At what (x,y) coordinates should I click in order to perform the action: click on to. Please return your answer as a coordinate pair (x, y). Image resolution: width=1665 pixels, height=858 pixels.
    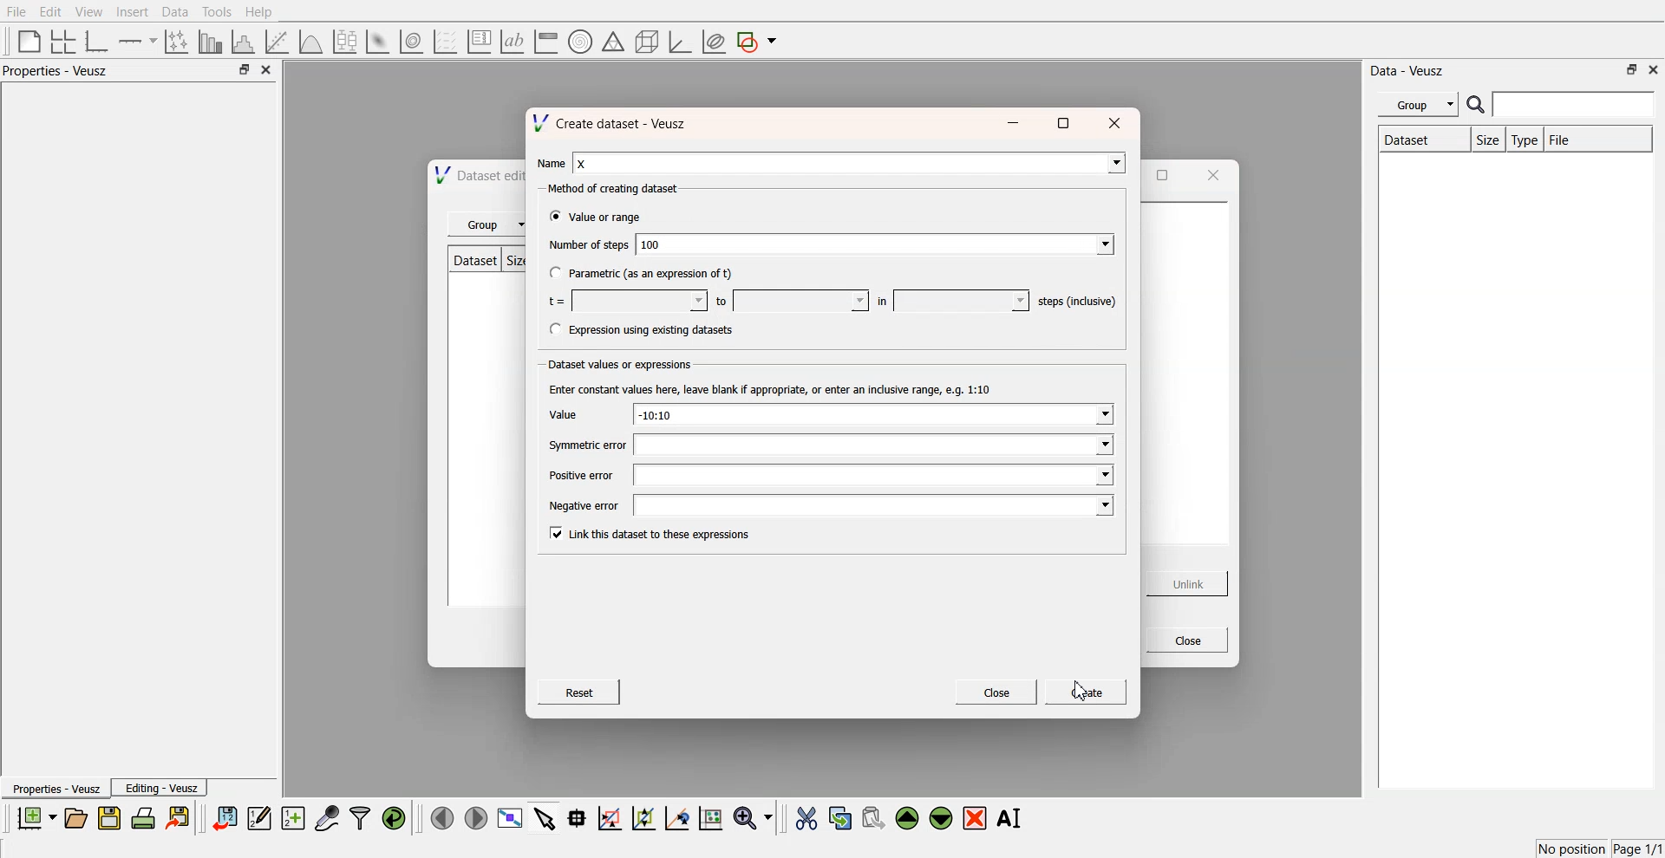
    Looking at the image, I should click on (721, 302).